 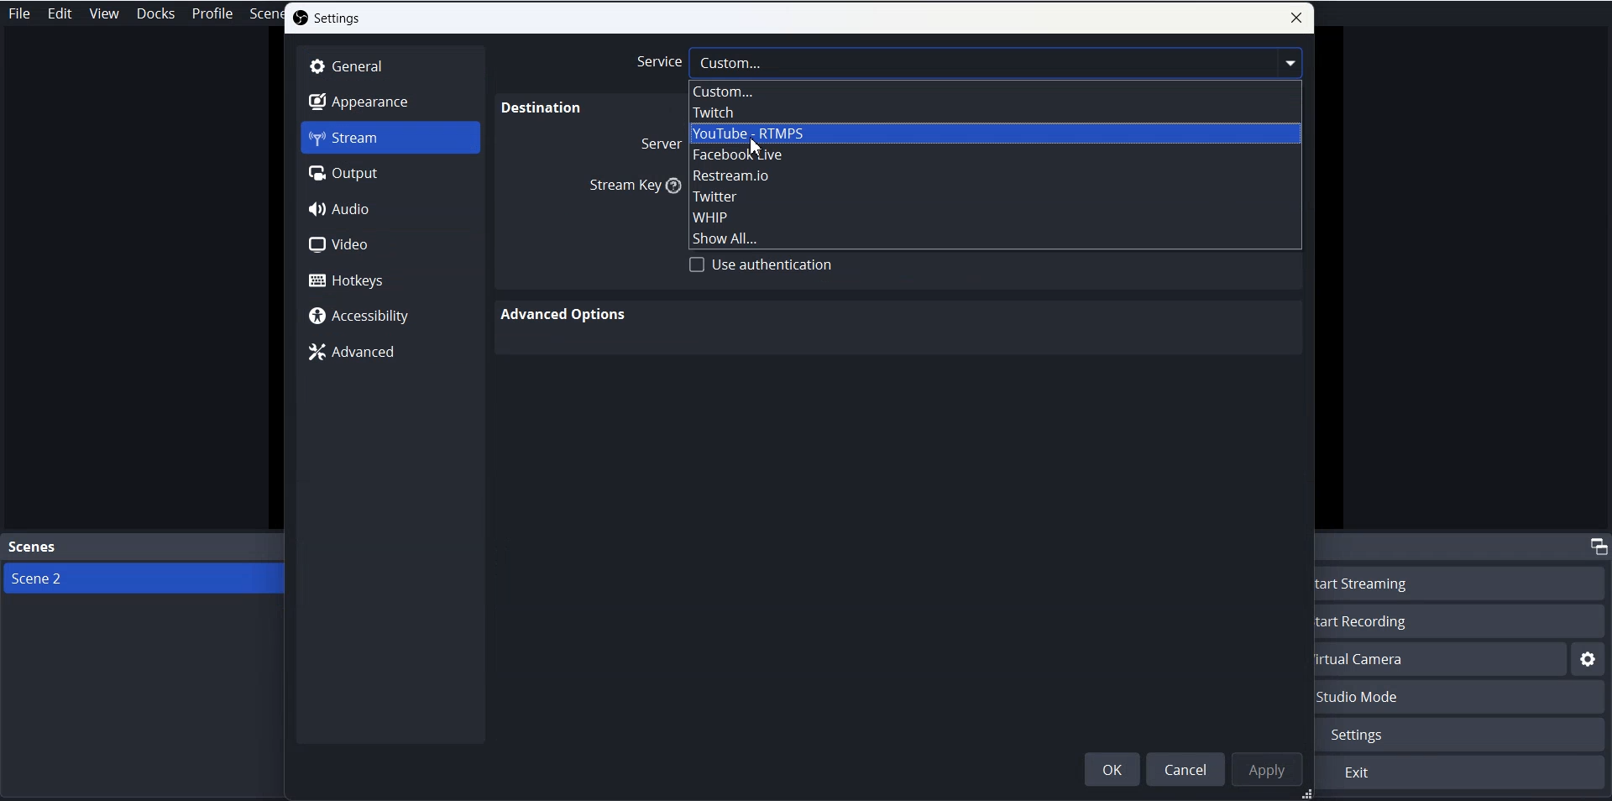 What do you see at coordinates (992, 175) in the screenshot?
I see `Restream.io` at bounding box center [992, 175].